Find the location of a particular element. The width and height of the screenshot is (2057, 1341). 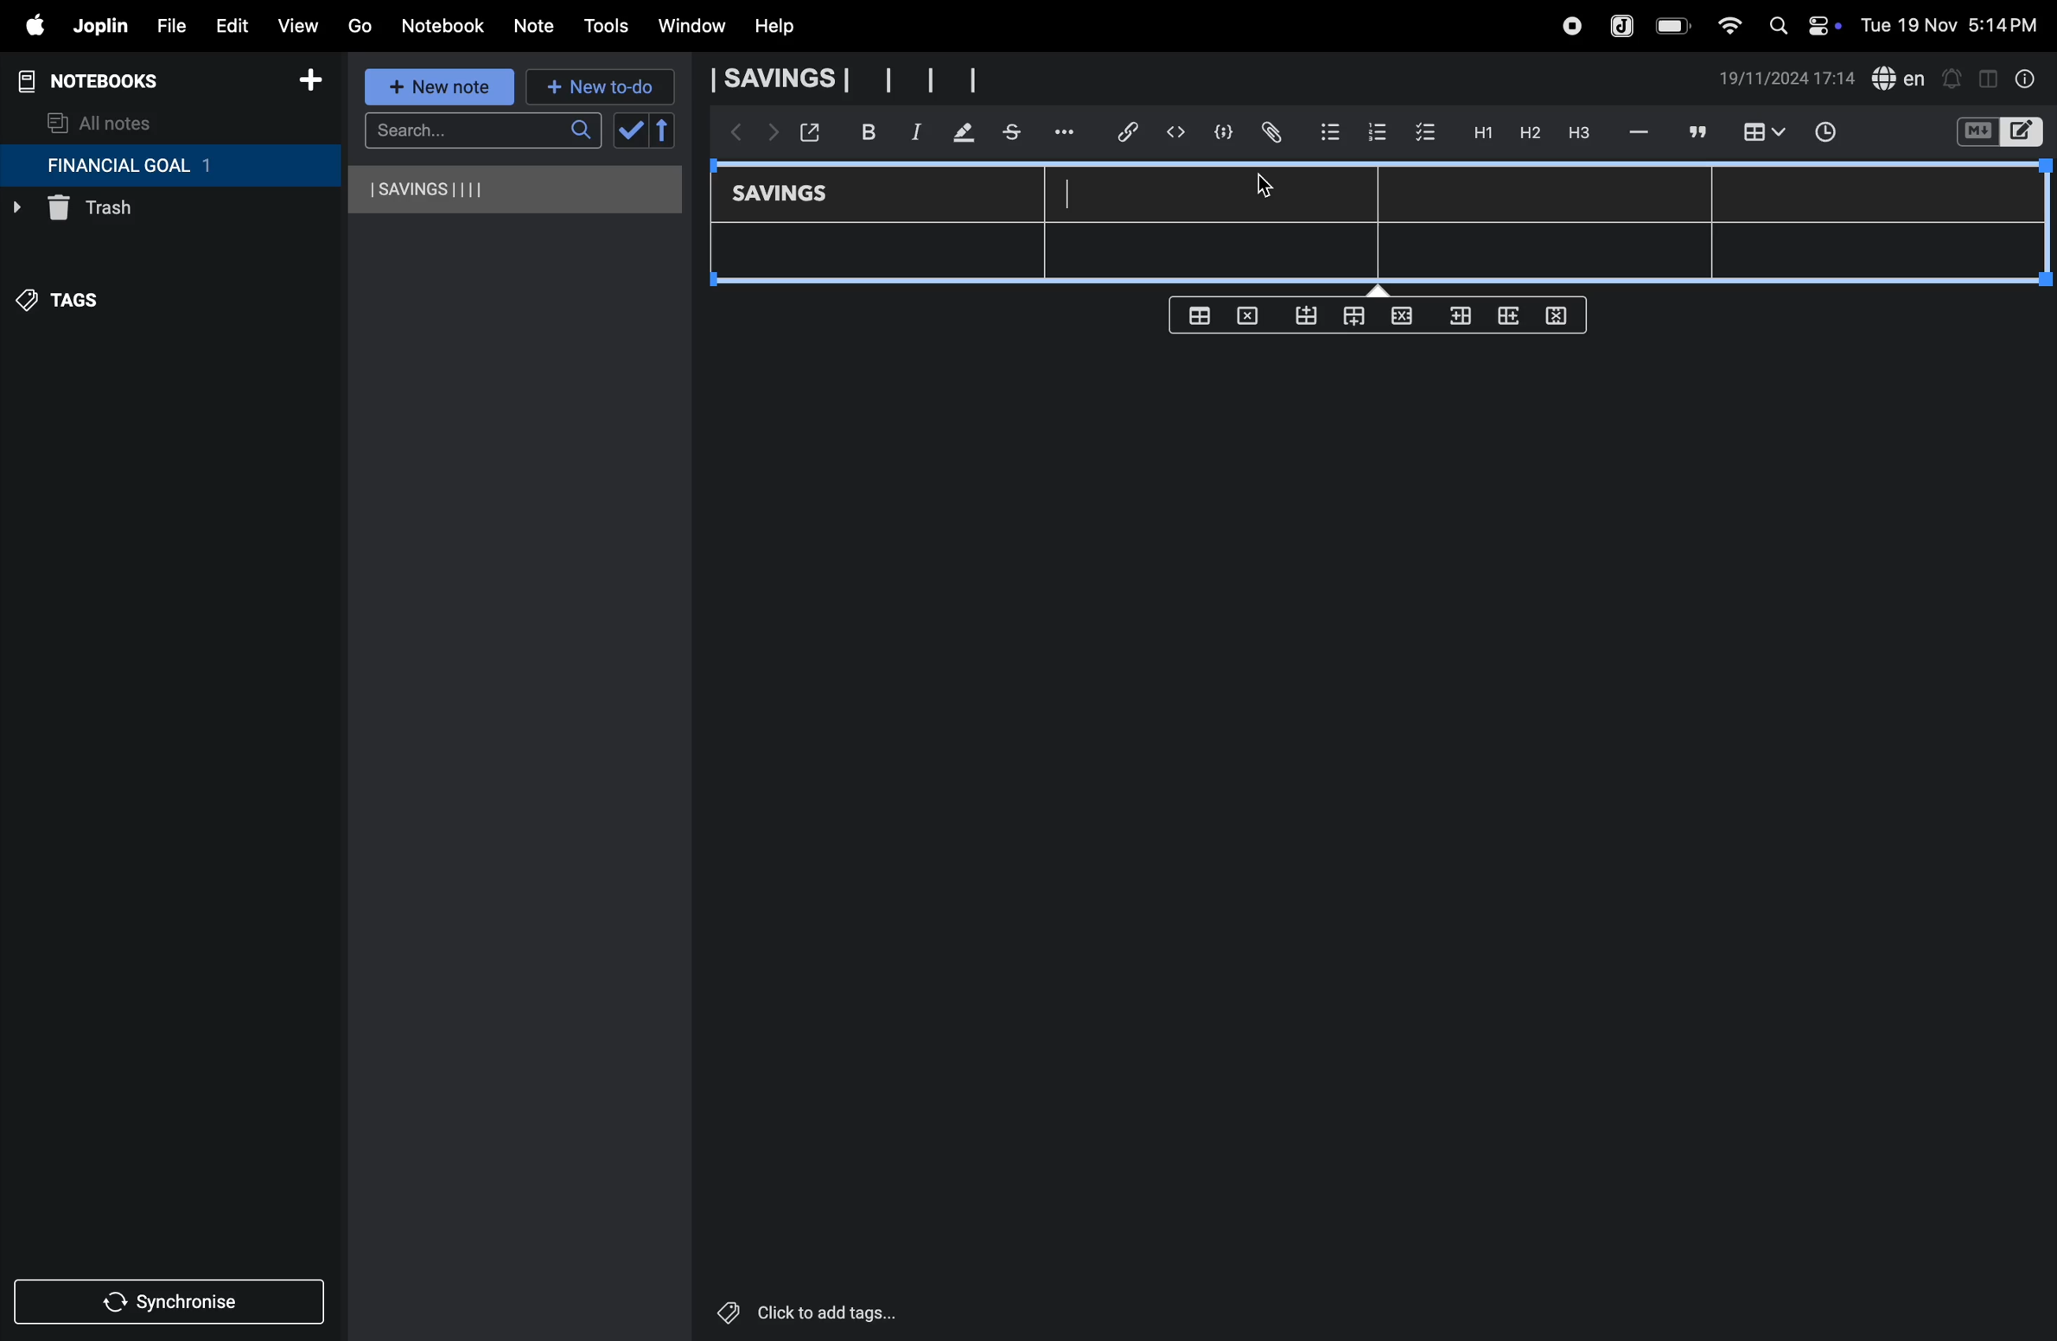

tools is located at coordinates (603, 26).